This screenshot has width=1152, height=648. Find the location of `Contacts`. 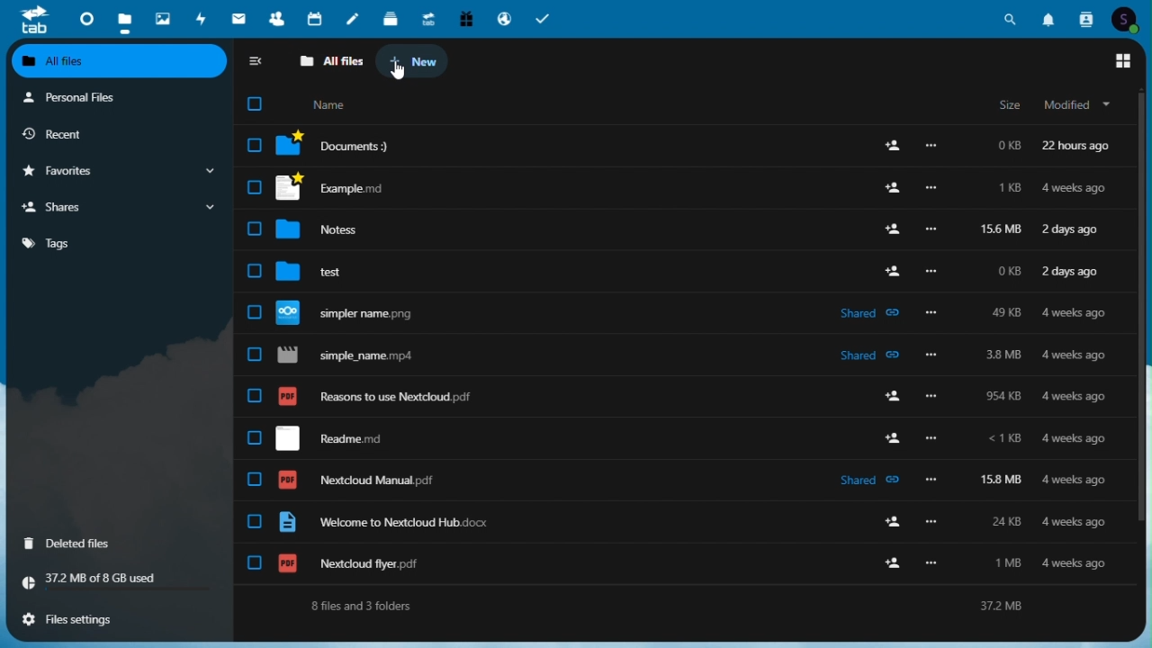

Contacts is located at coordinates (276, 19).